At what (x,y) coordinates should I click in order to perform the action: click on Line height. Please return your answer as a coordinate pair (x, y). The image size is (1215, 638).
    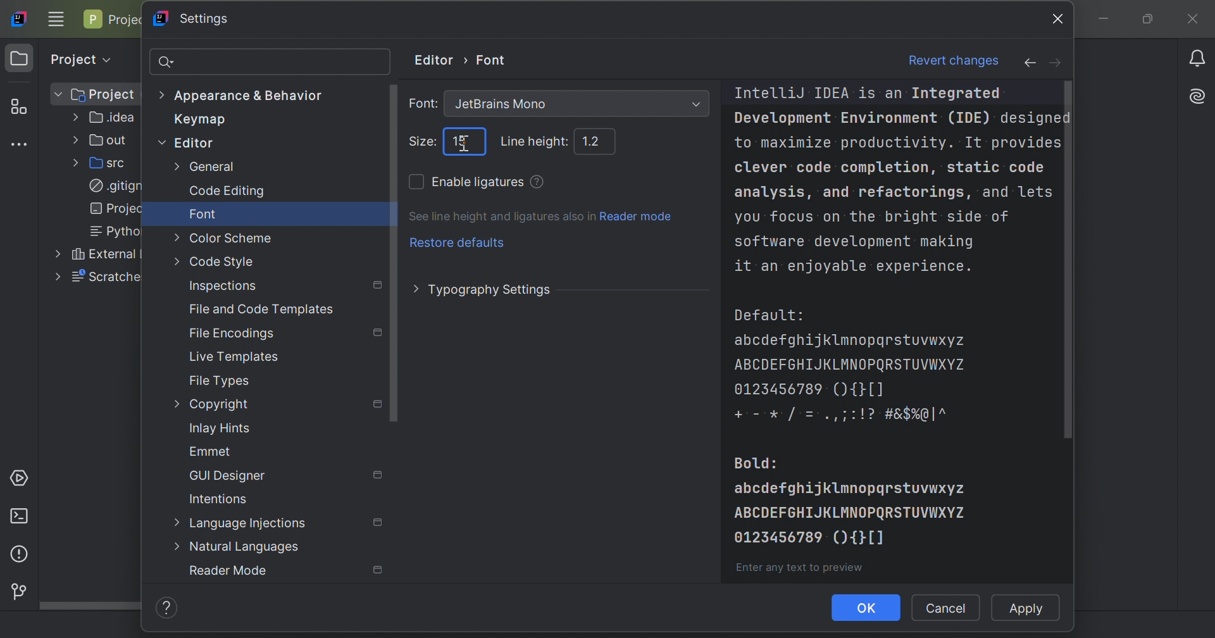
    Looking at the image, I should click on (535, 142).